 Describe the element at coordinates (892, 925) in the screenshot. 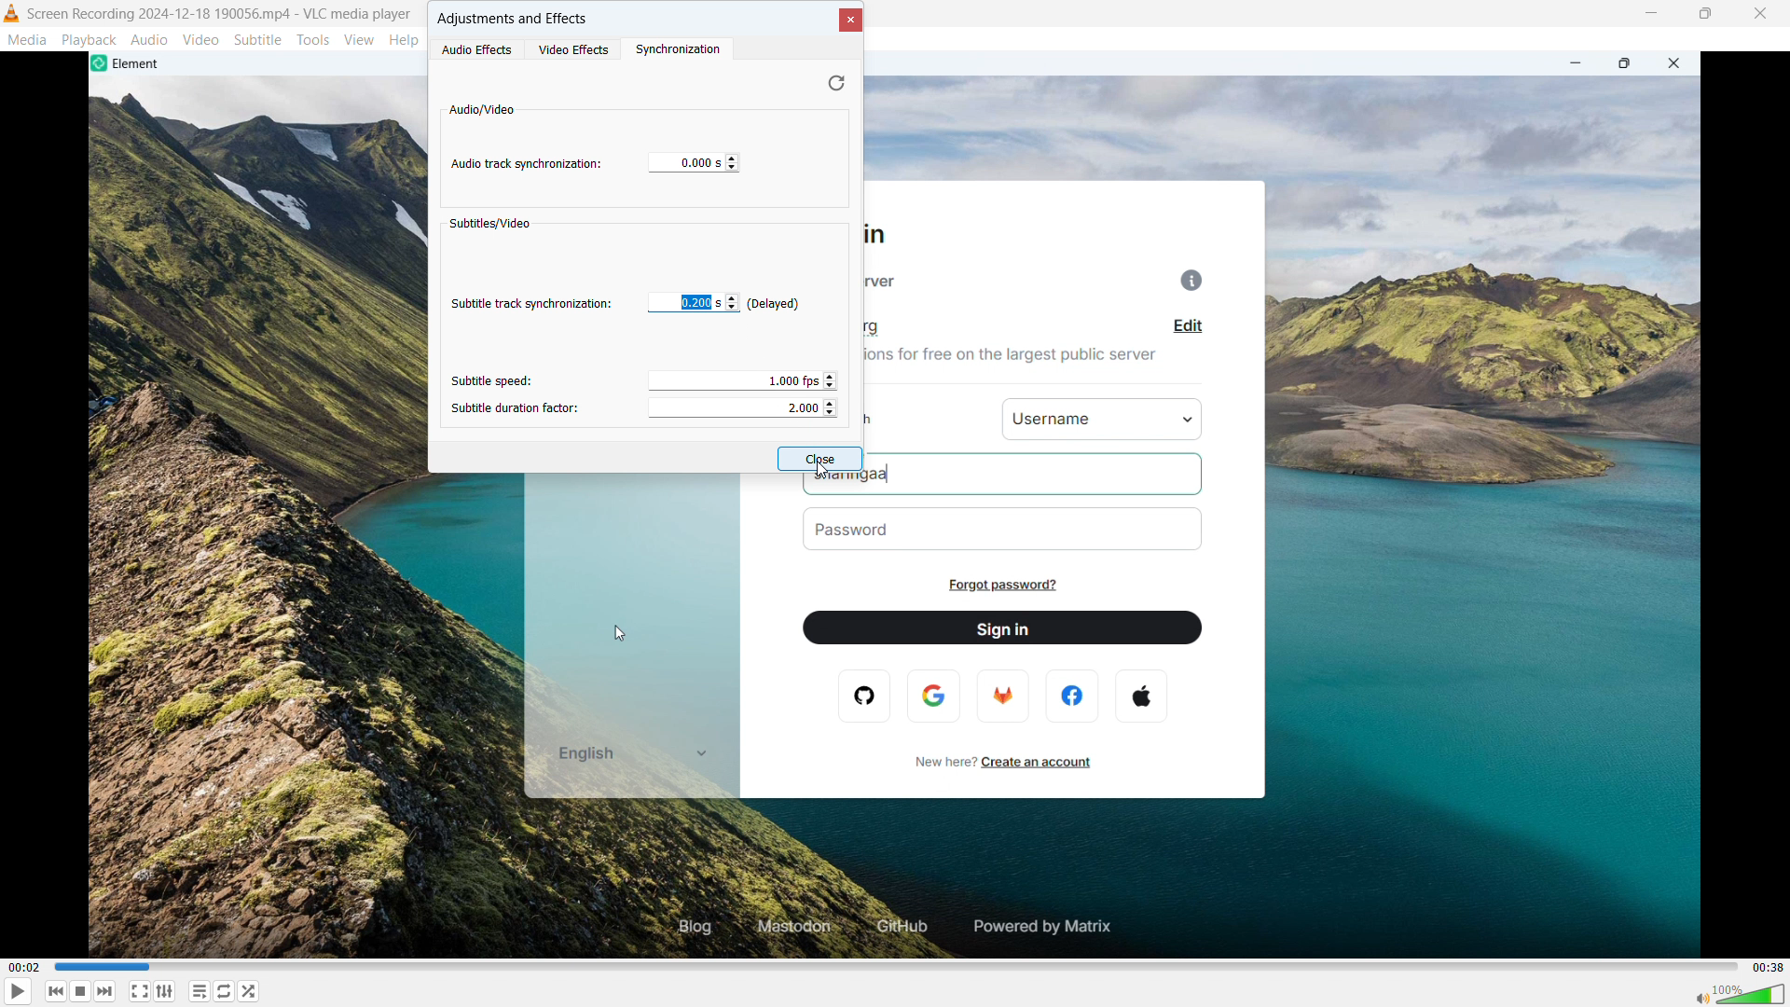

I see `github` at that location.